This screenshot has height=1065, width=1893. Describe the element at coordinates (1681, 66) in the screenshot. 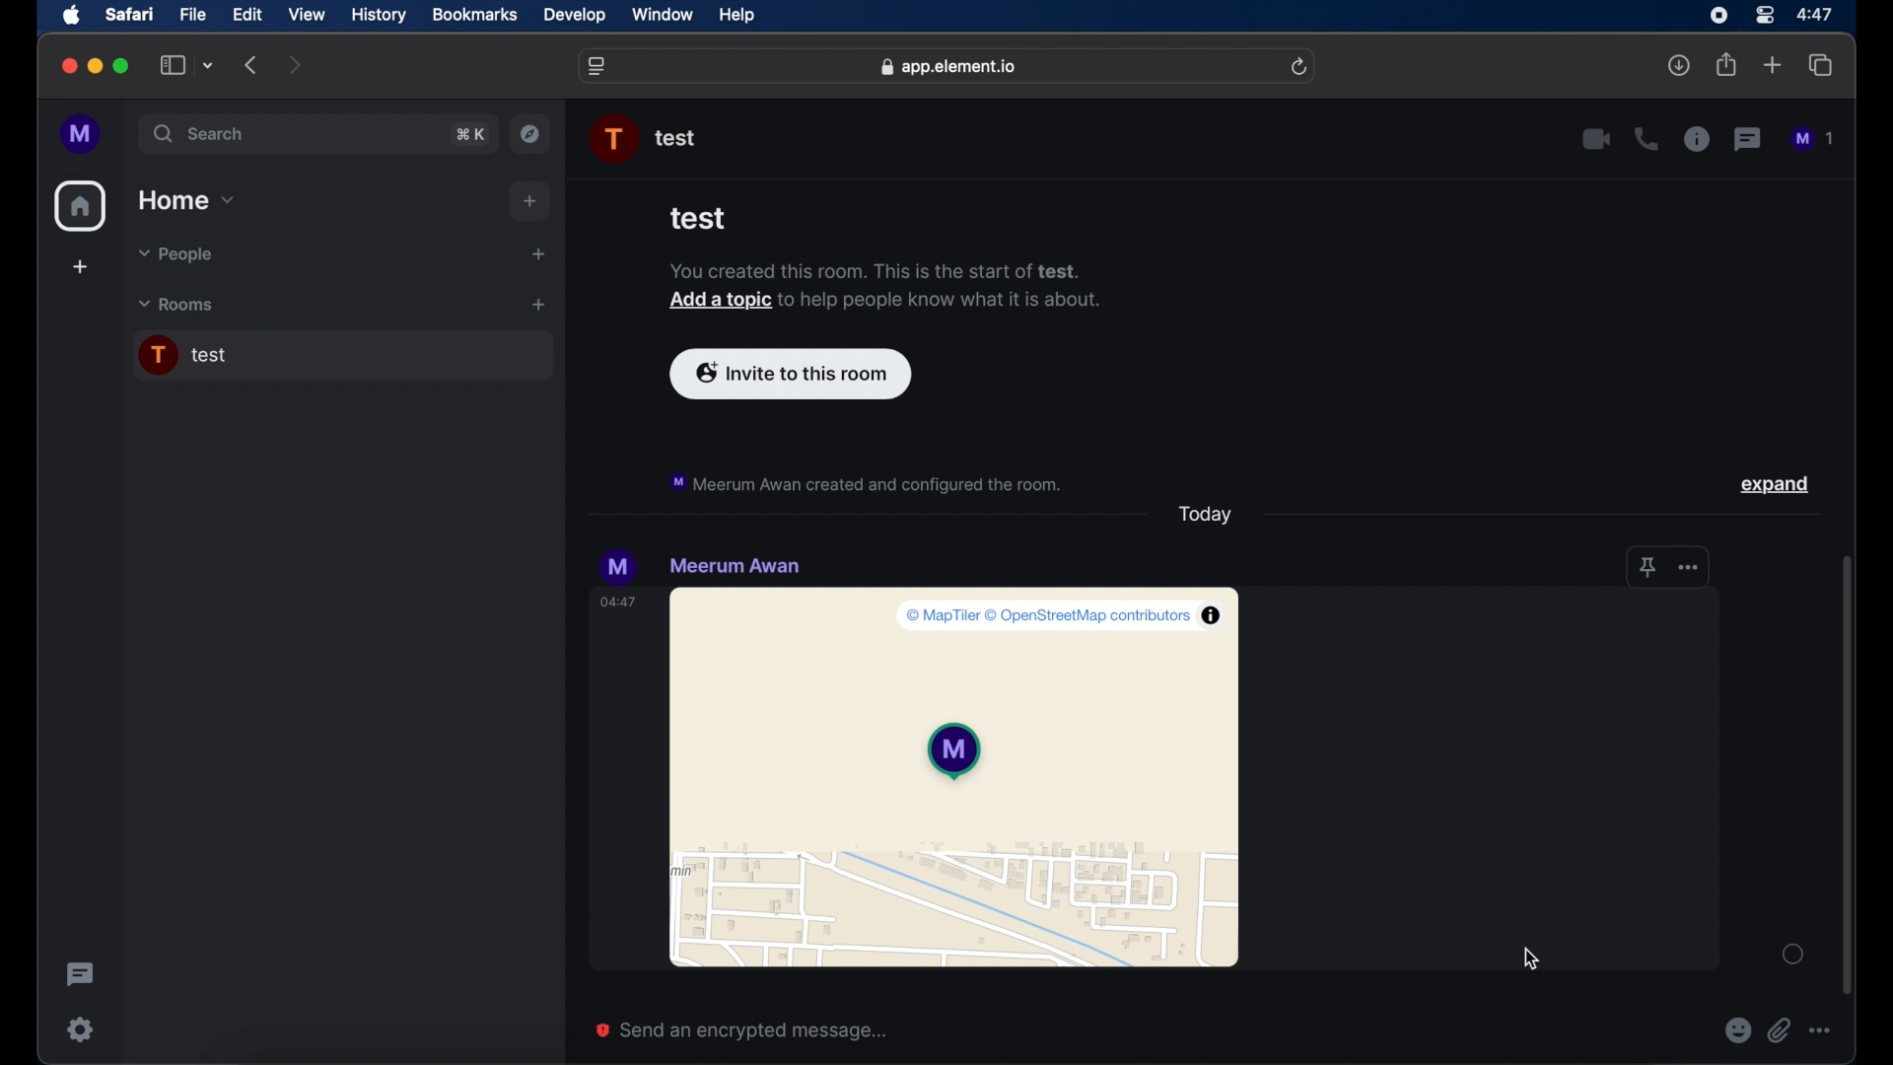

I see `downloads` at that location.